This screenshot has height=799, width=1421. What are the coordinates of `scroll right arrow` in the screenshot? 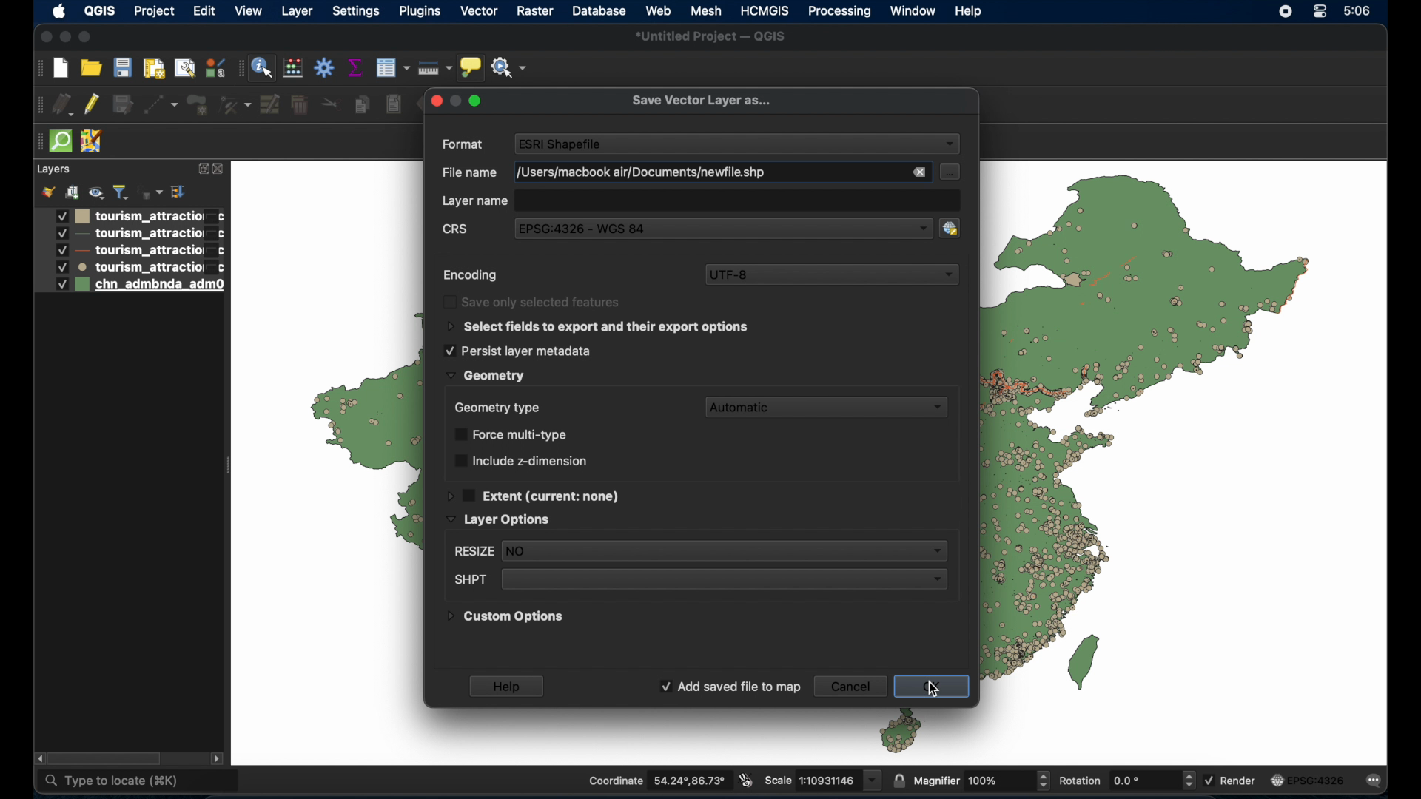 It's located at (217, 758).